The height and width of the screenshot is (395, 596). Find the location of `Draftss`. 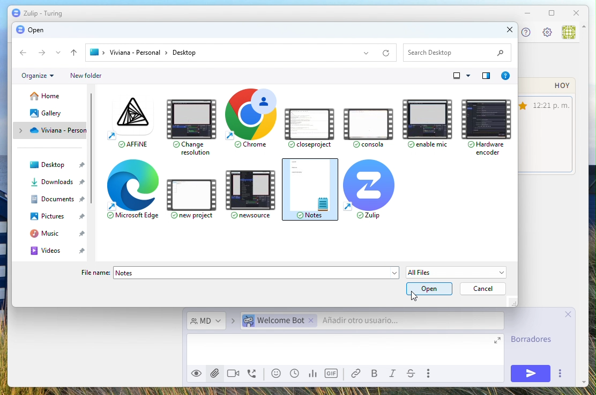

Draftss is located at coordinates (534, 341).